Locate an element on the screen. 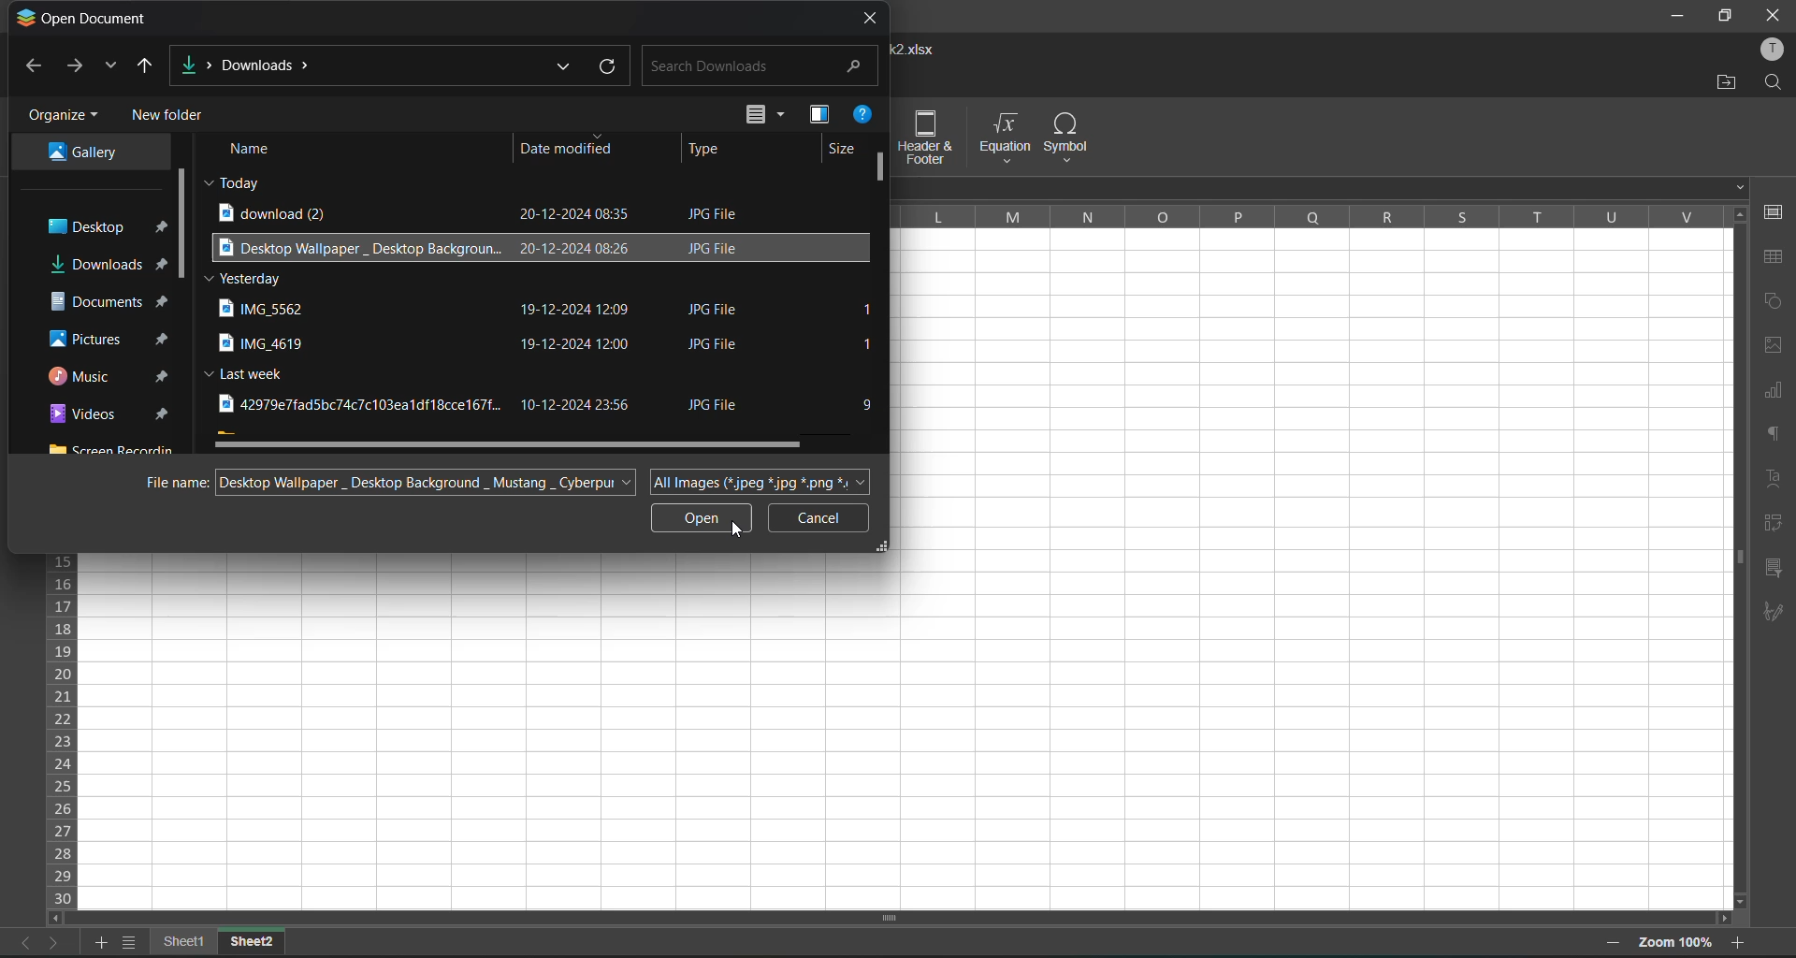 This screenshot has width=1796, height=958. vertical scroll bar is located at coordinates (185, 225).